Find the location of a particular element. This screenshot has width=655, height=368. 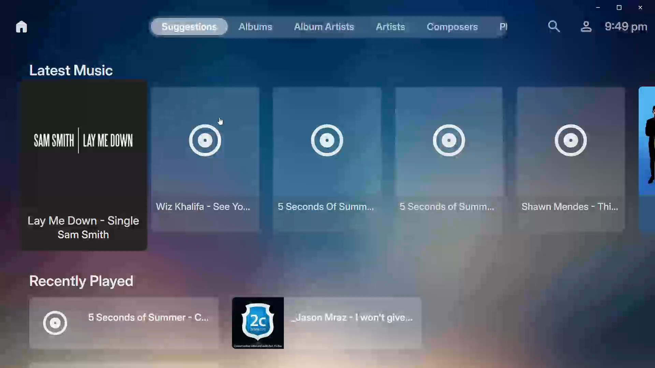

P is located at coordinates (500, 27).